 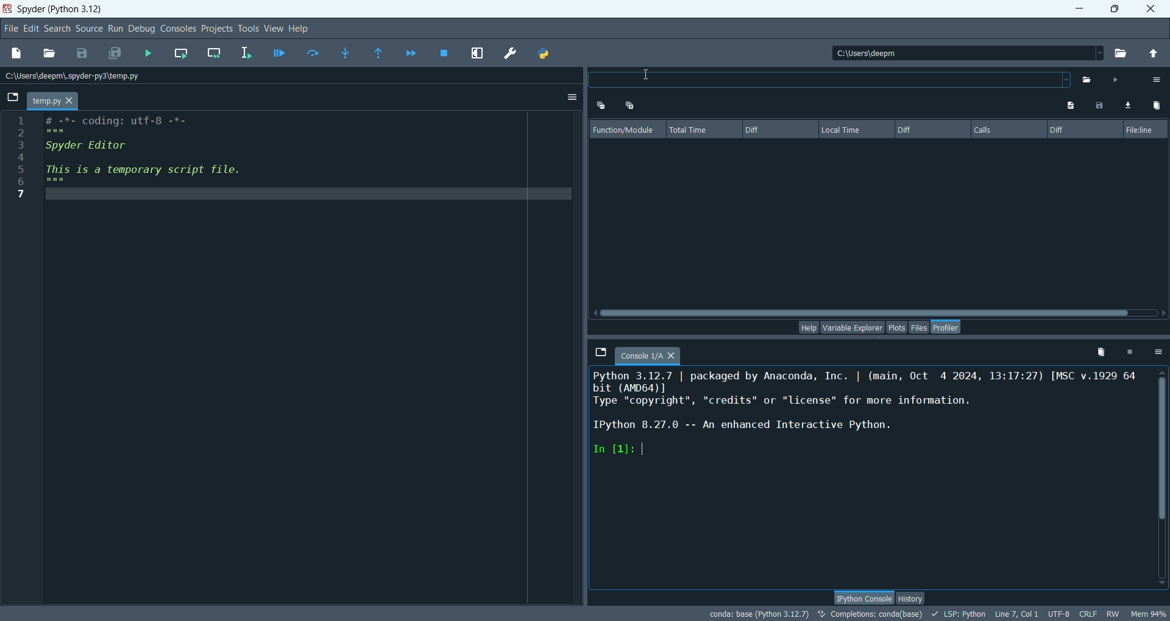 What do you see at coordinates (90, 29) in the screenshot?
I see `sources` at bounding box center [90, 29].